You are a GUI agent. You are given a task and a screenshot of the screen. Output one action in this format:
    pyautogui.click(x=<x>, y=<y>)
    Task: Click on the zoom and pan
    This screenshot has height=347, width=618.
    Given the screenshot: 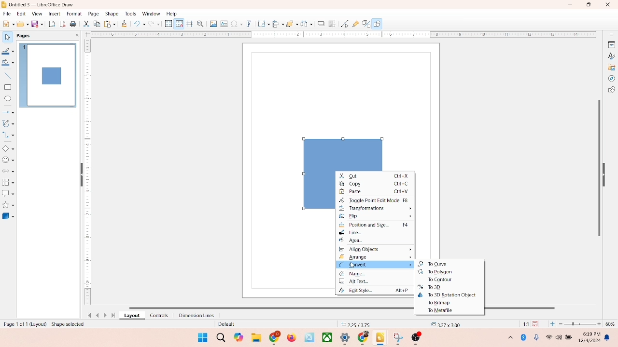 What is the action you would take?
    pyautogui.click(x=200, y=23)
    